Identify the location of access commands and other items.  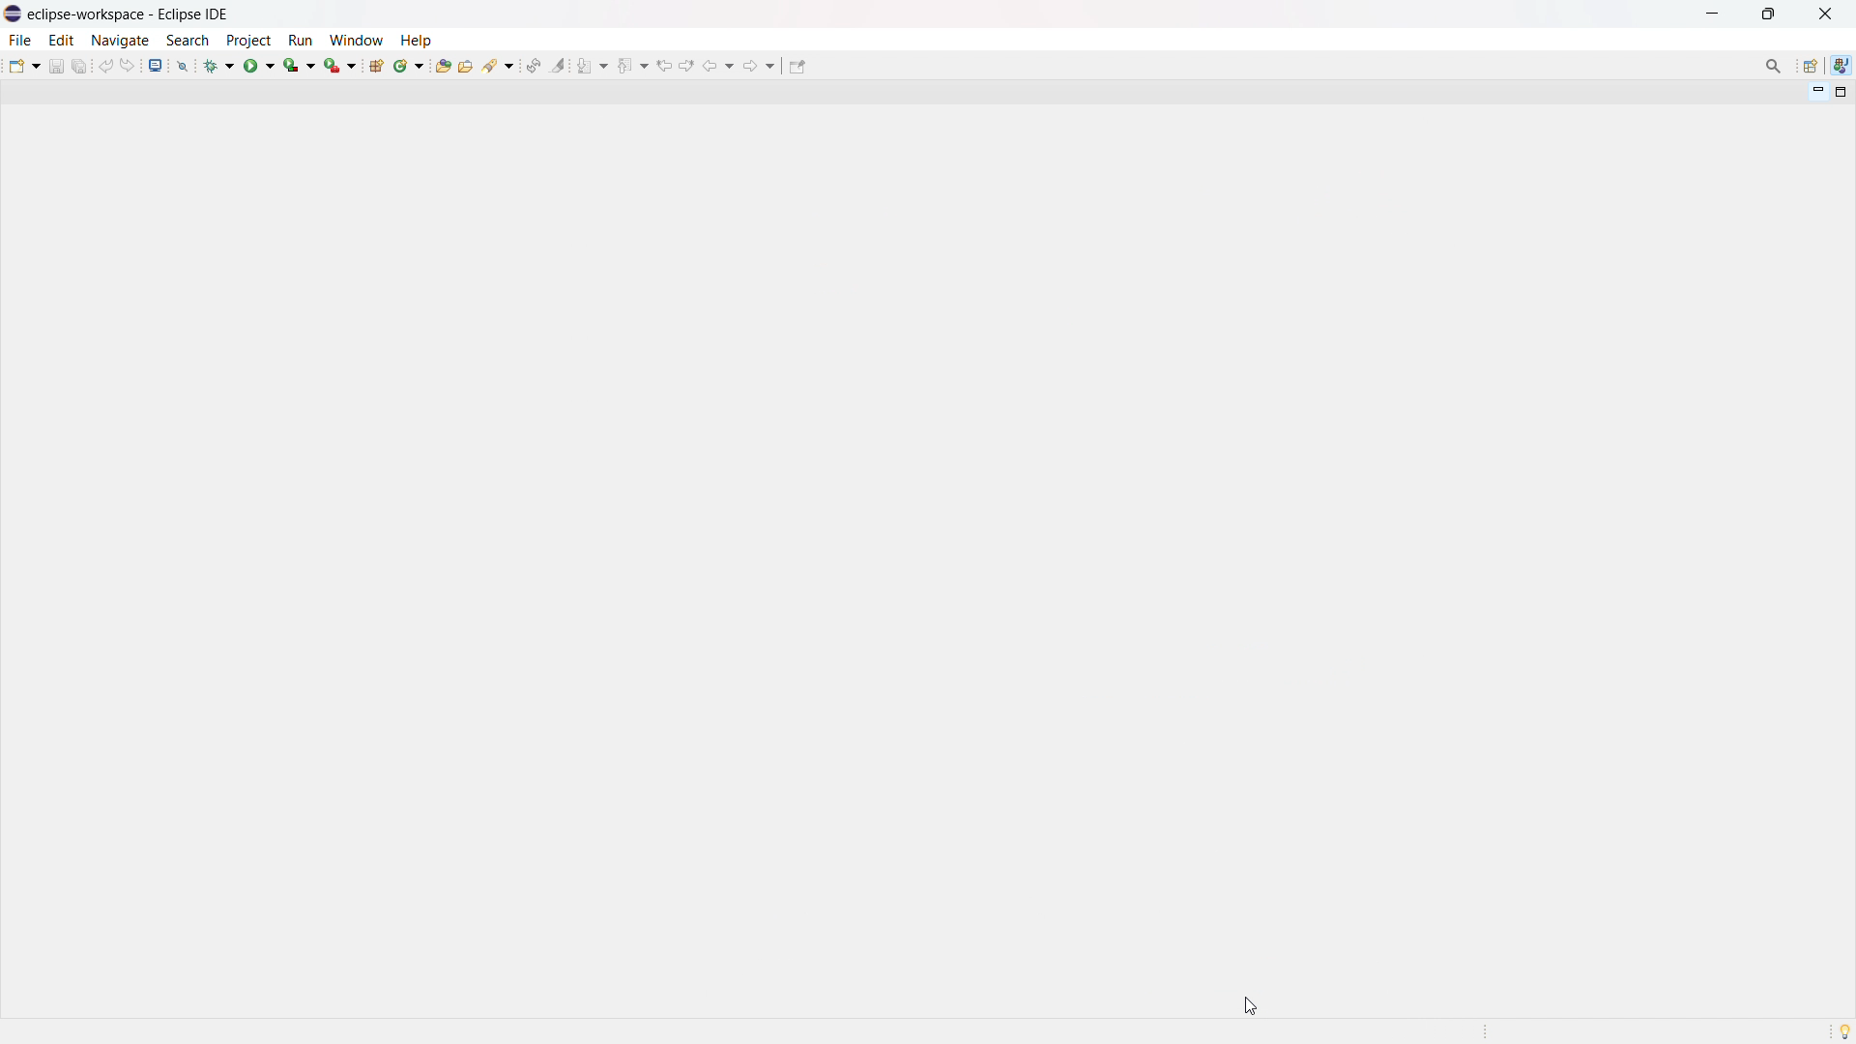
(1775, 66).